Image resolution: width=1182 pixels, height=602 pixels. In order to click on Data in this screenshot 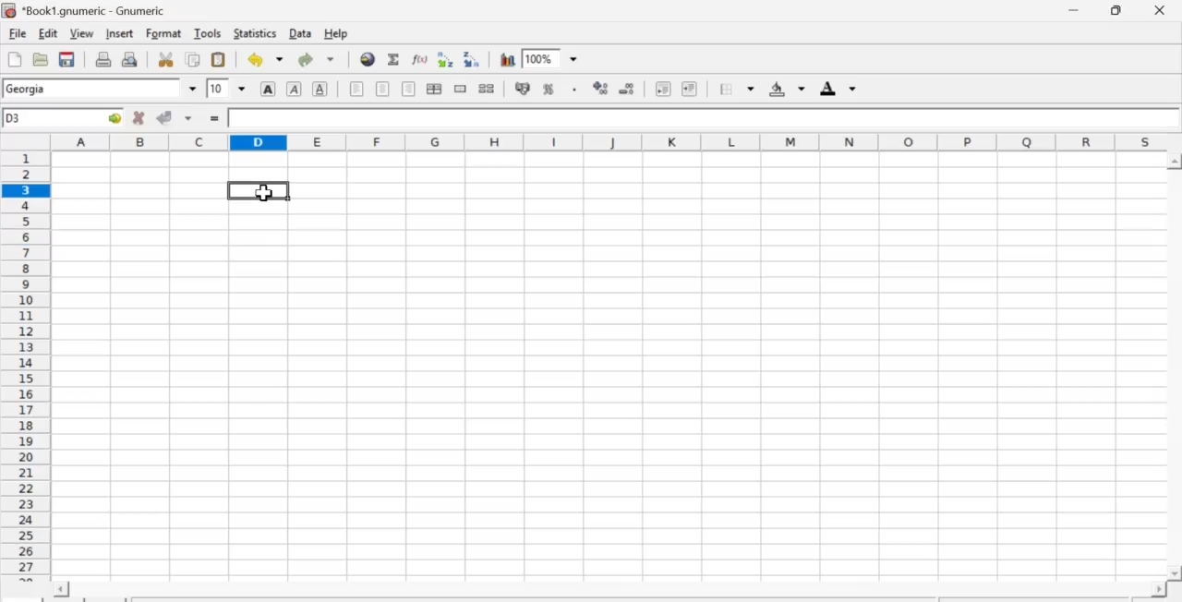, I will do `click(301, 33)`.